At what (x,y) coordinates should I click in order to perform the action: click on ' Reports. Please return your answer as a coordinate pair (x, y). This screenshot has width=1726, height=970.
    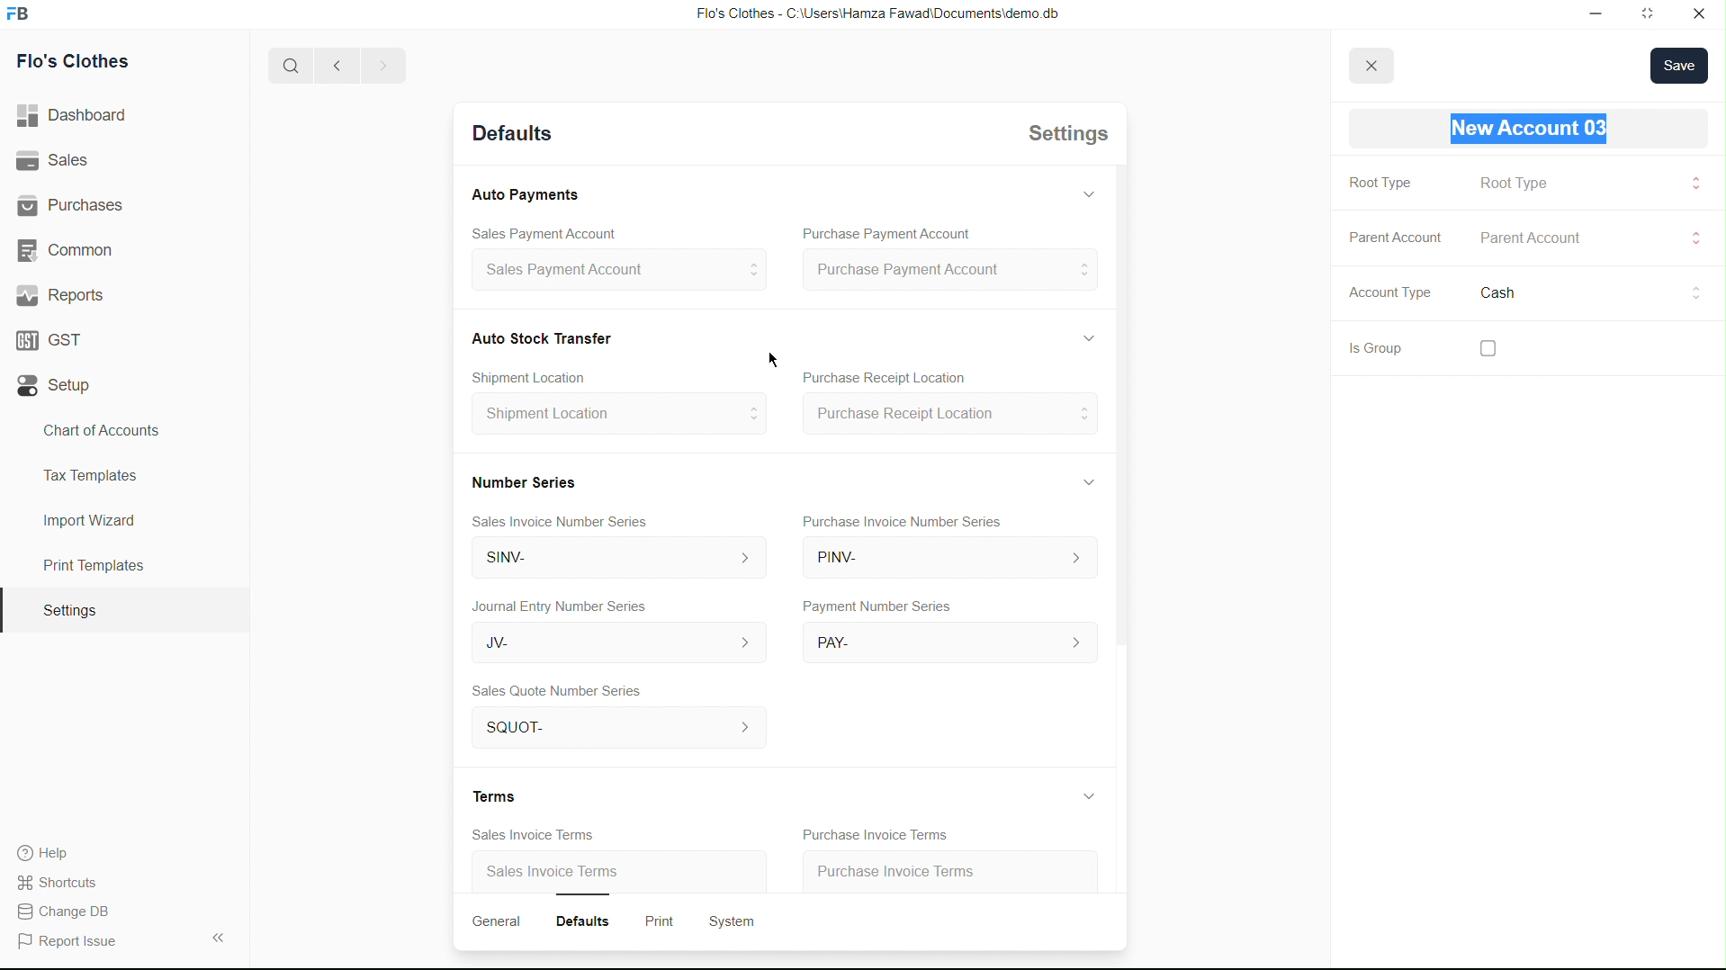
    Looking at the image, I should click on (64, 294).